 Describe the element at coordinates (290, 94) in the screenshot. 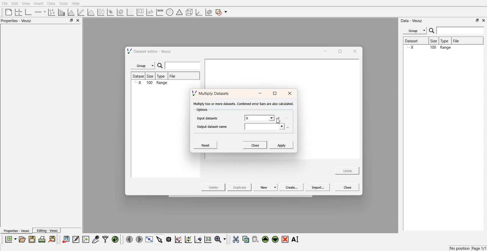

I see `close` at that location.